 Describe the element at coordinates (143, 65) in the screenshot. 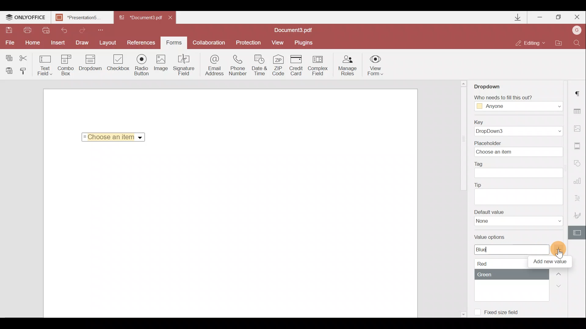

I see `Radio` at that location.